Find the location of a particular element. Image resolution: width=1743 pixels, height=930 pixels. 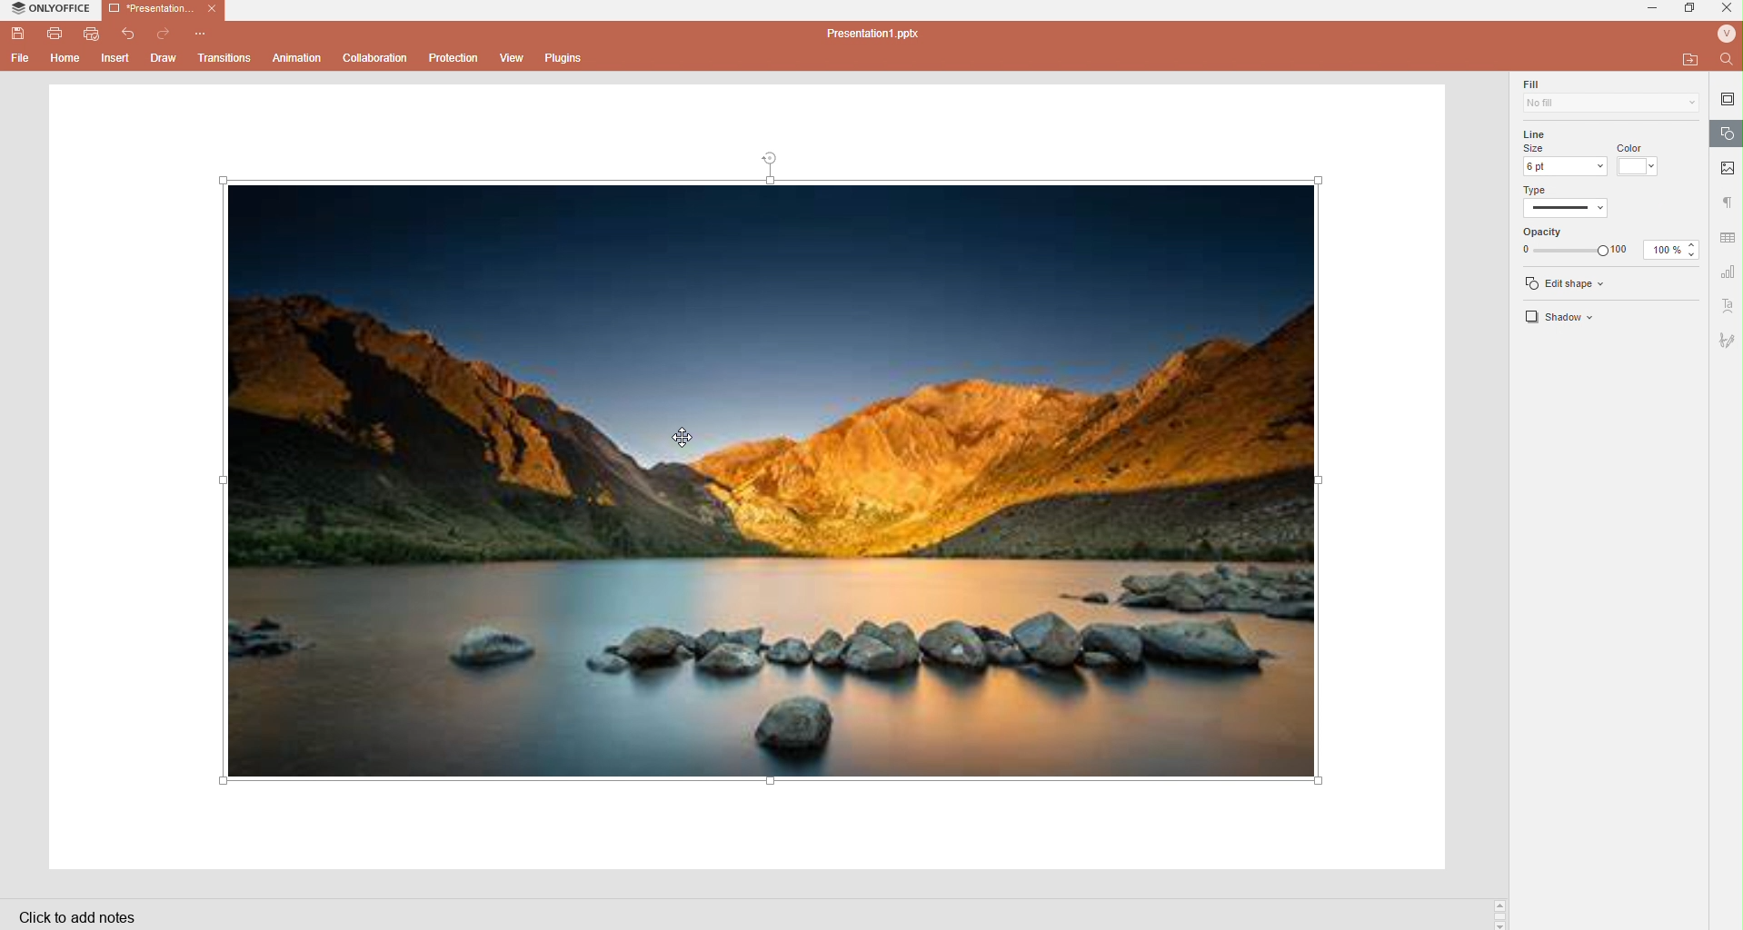

Find is located at coordinates (1726, 58).